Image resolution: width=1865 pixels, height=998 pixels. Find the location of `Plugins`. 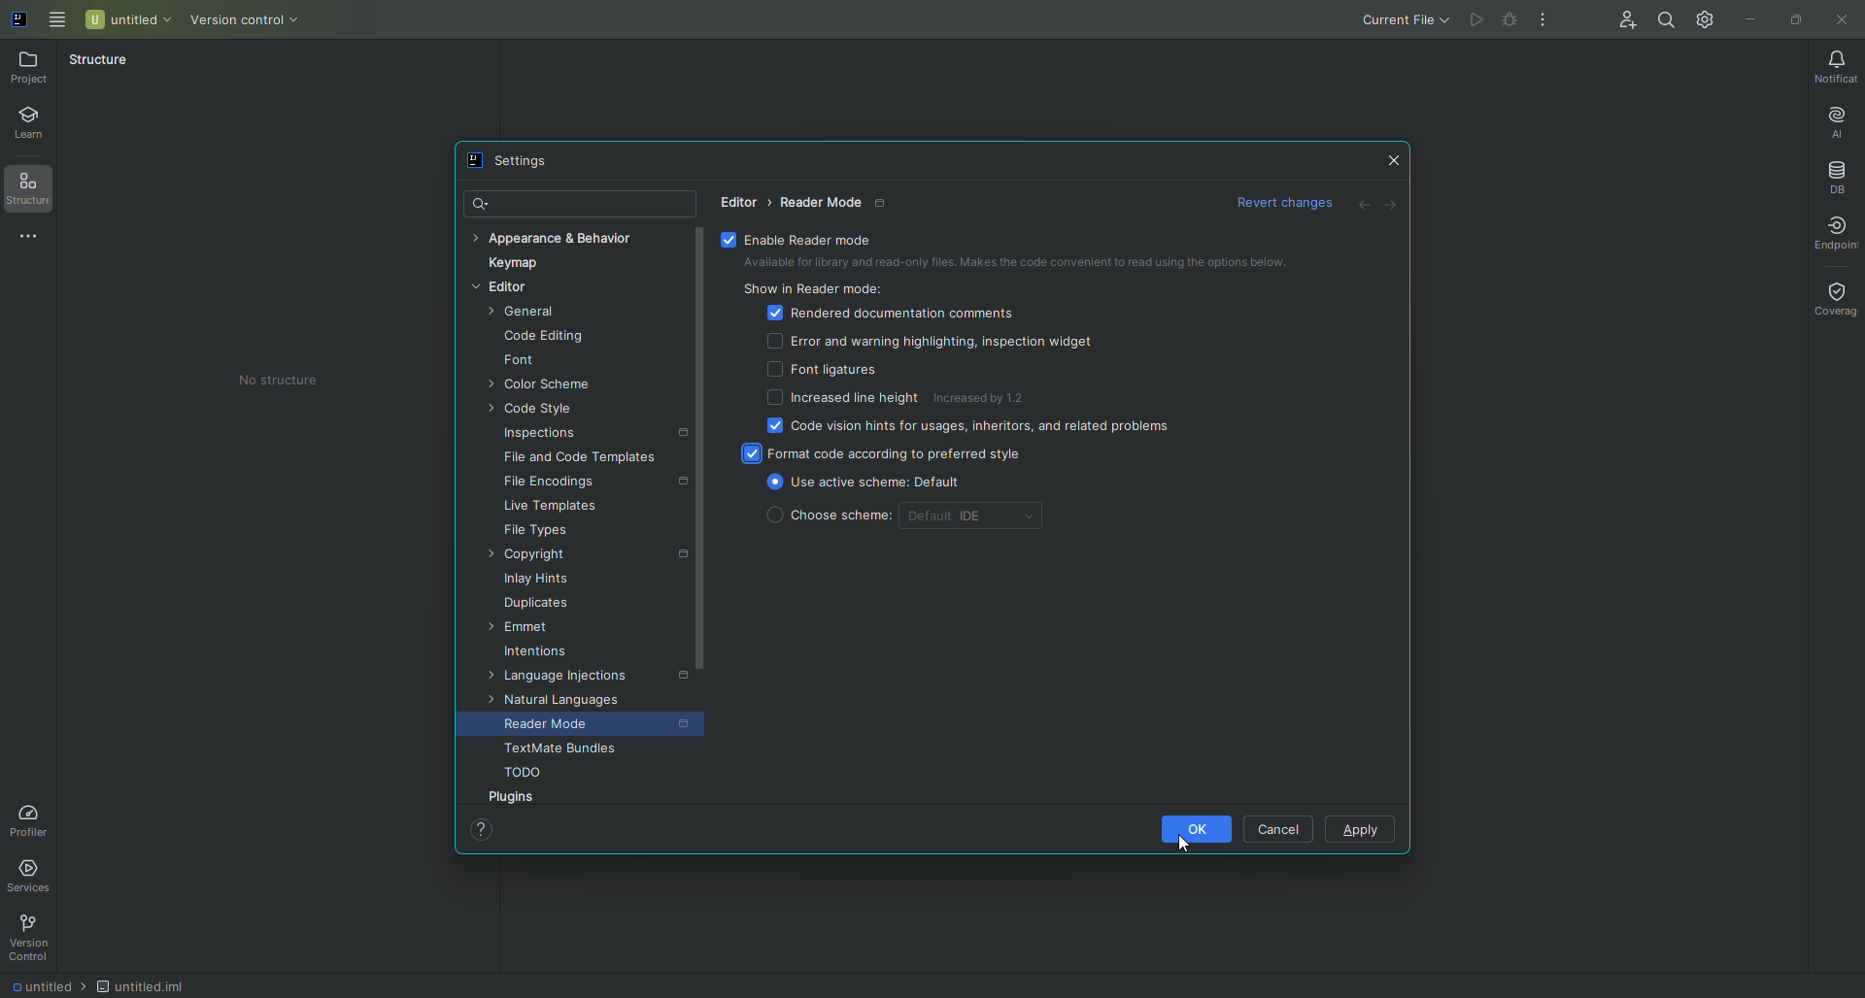

Plugins is located at coordinates (514, 797).